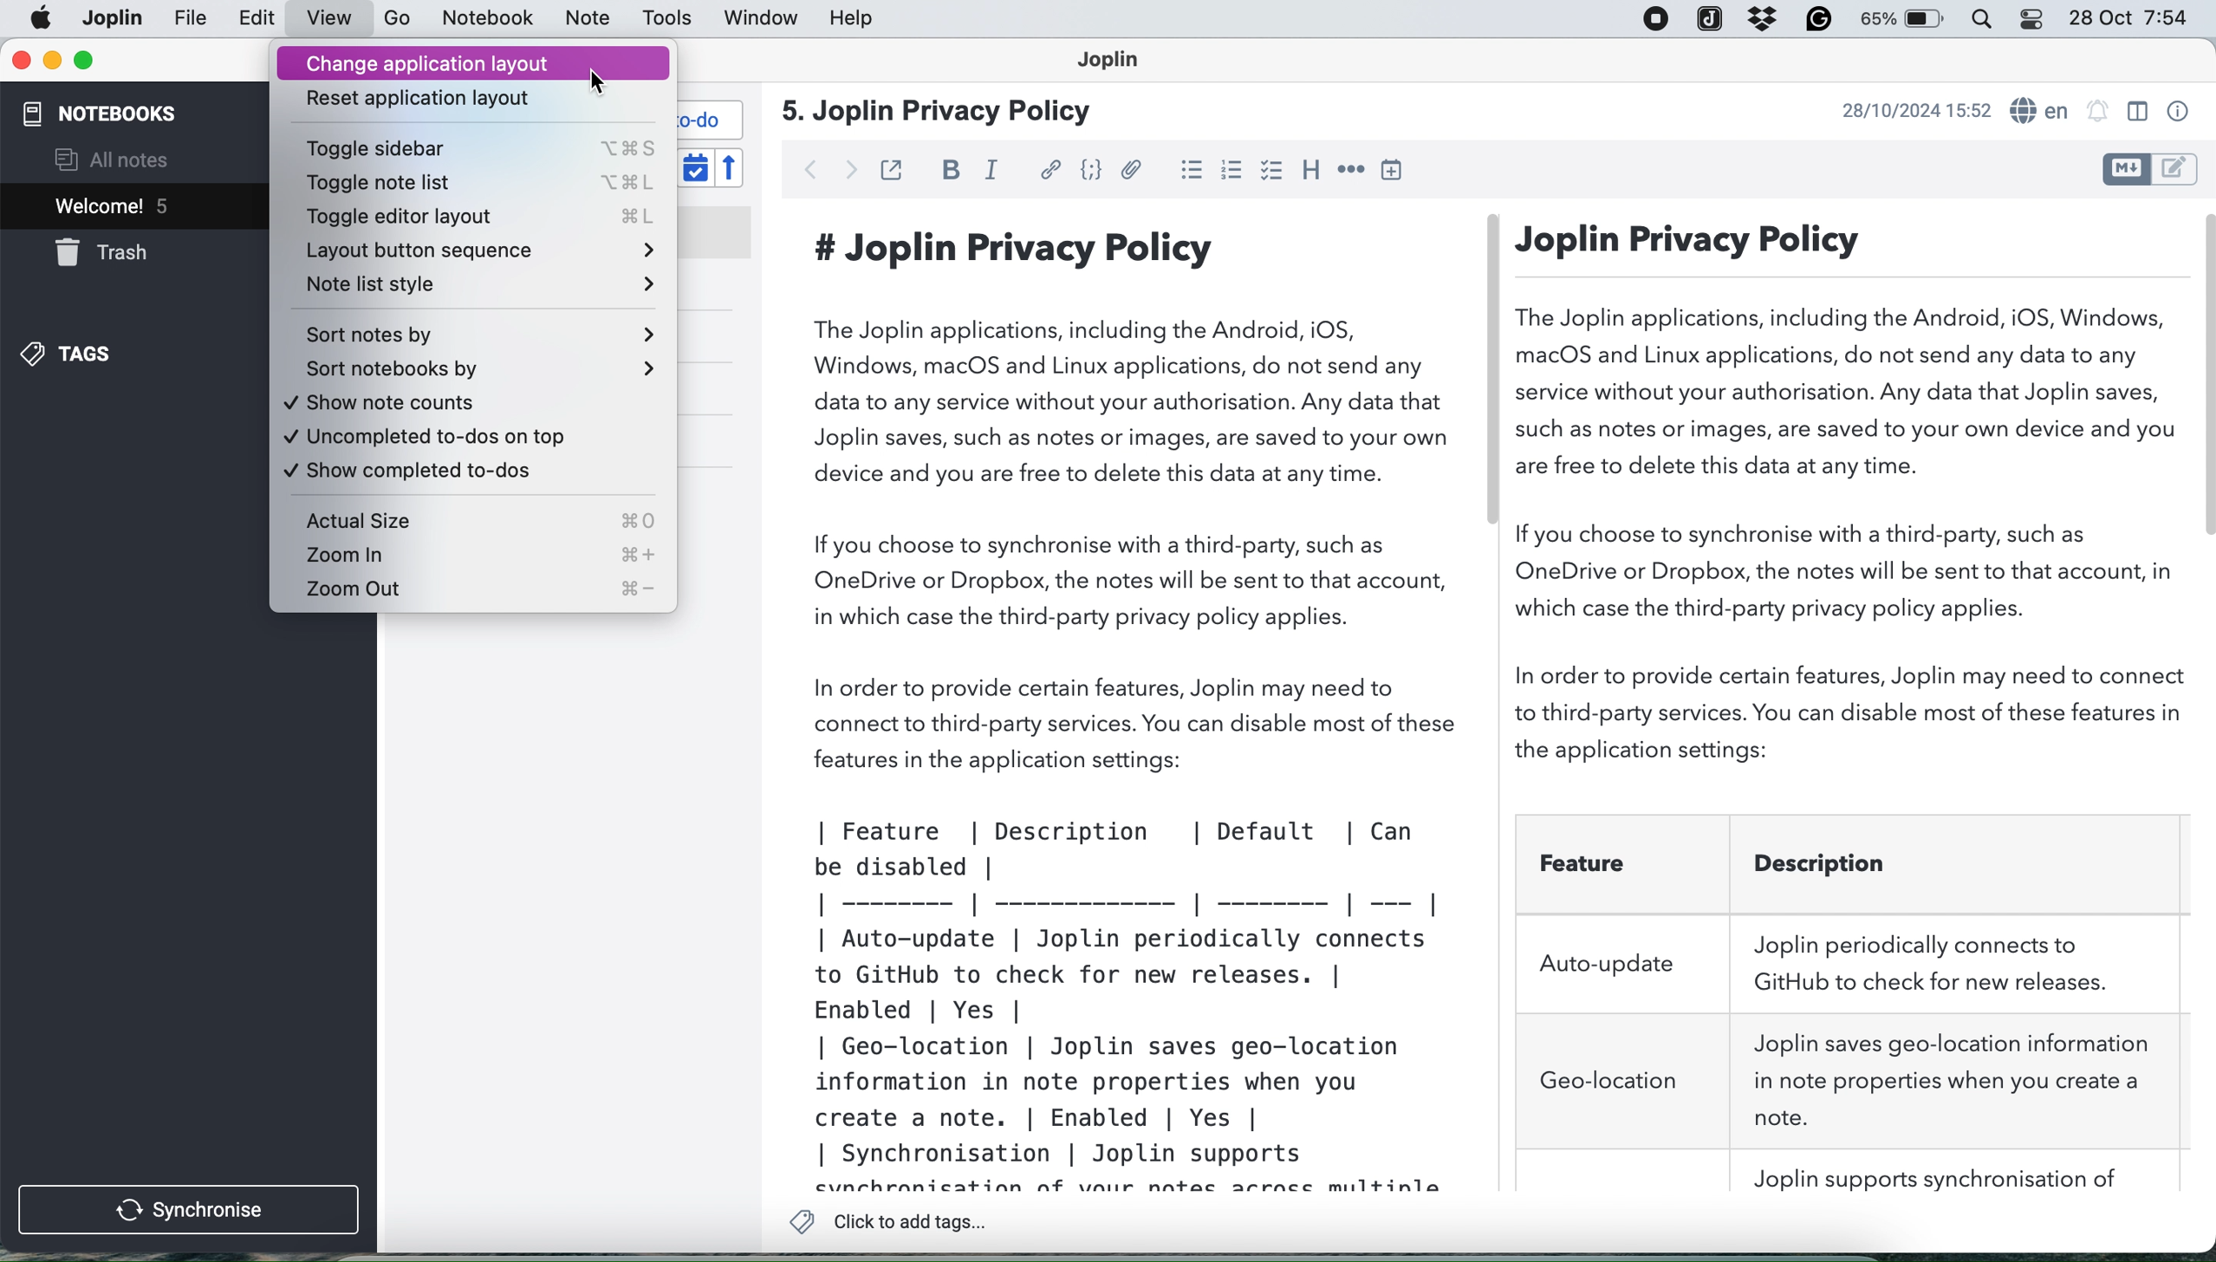  Describe the element at coordinates (1654, 21) in the screenshot. I see `screen recorder` at that location.